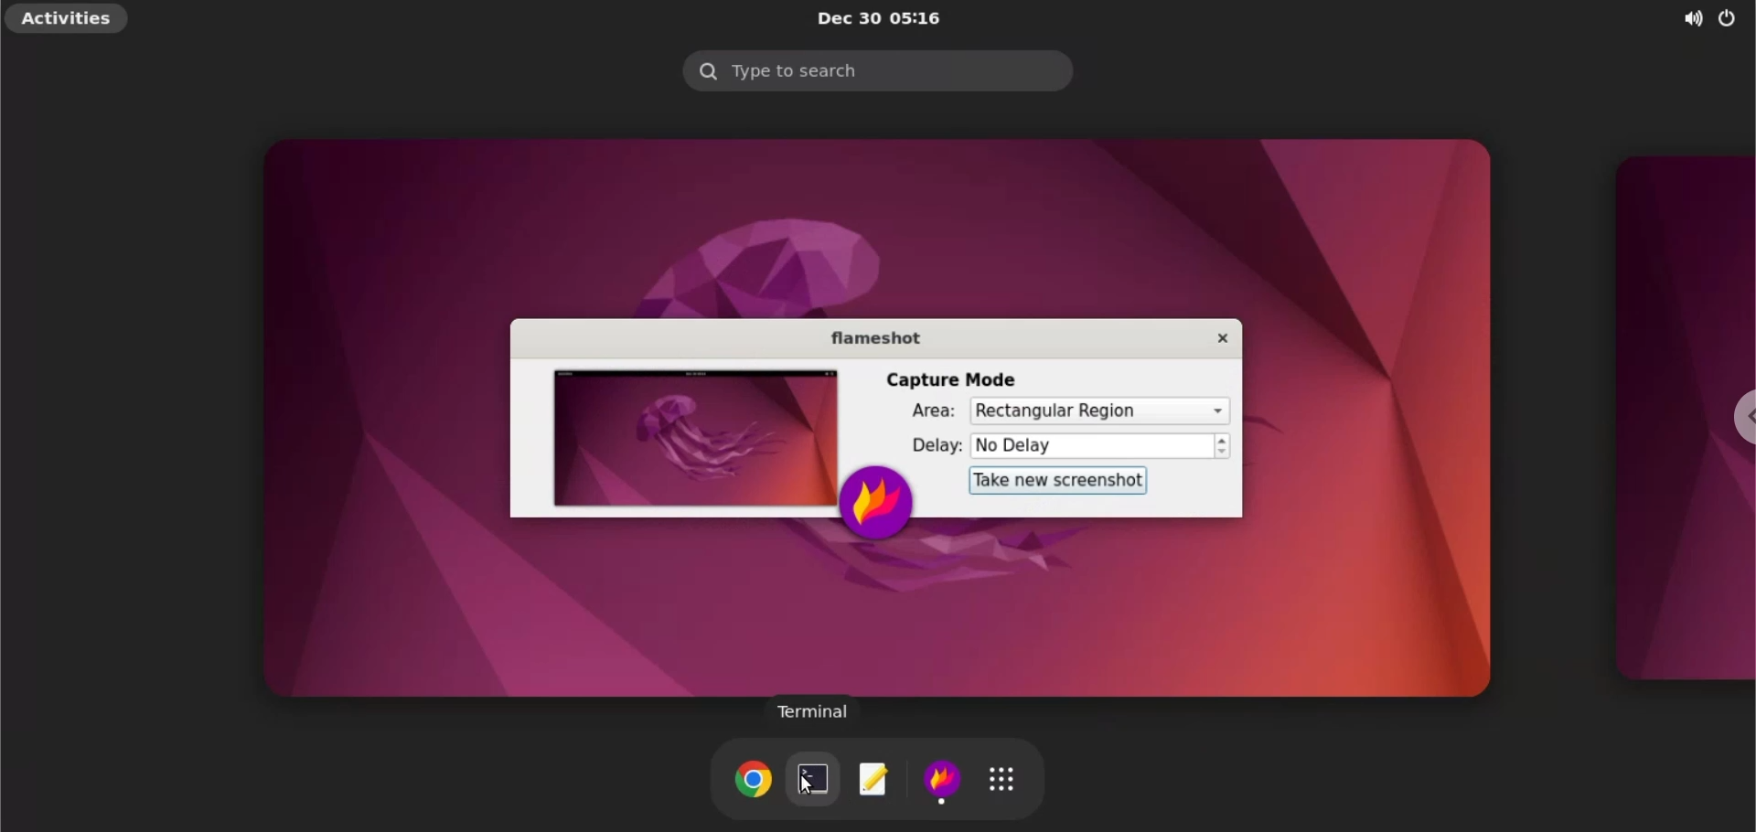 Image resolution: width=1756 pixels, height=832 pixels. I want to click on cursor, so click(808, 784).